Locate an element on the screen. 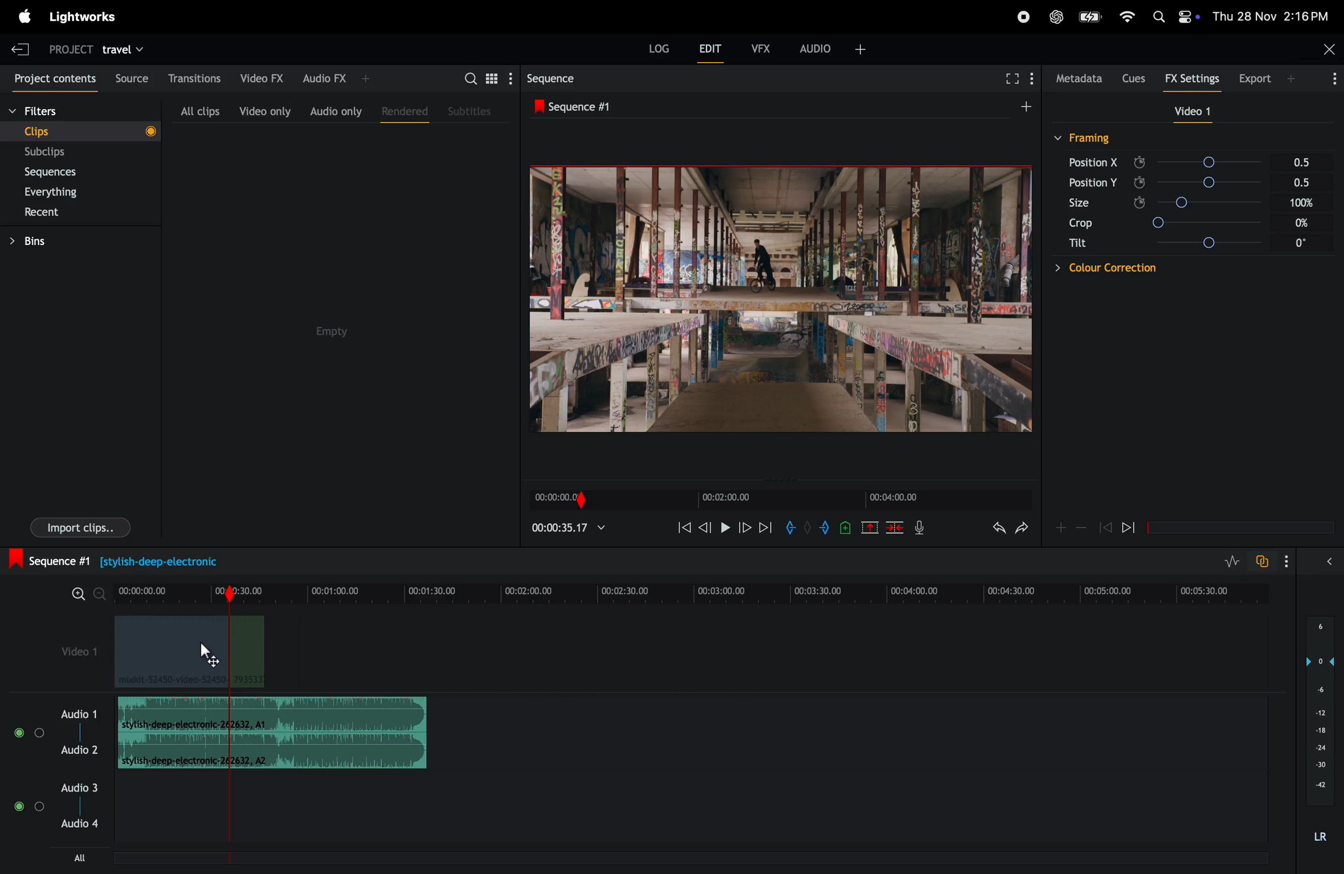 The image size is (1344, 874). filters is located at coordinates (59, 112).